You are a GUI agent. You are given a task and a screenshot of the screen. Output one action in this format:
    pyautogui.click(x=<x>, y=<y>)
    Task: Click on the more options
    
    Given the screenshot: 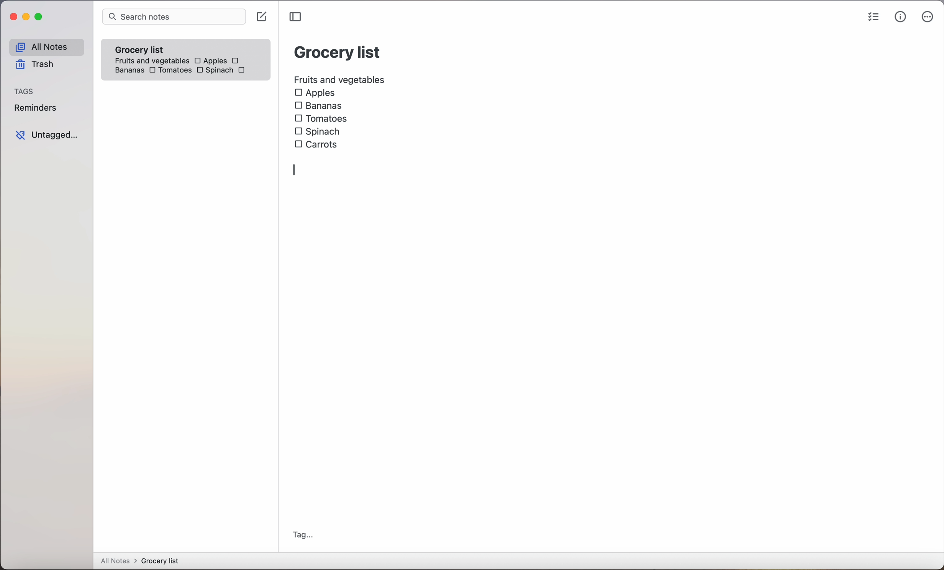 What is the action you would take?
    pyautogui.click(x=928, y=18)
    